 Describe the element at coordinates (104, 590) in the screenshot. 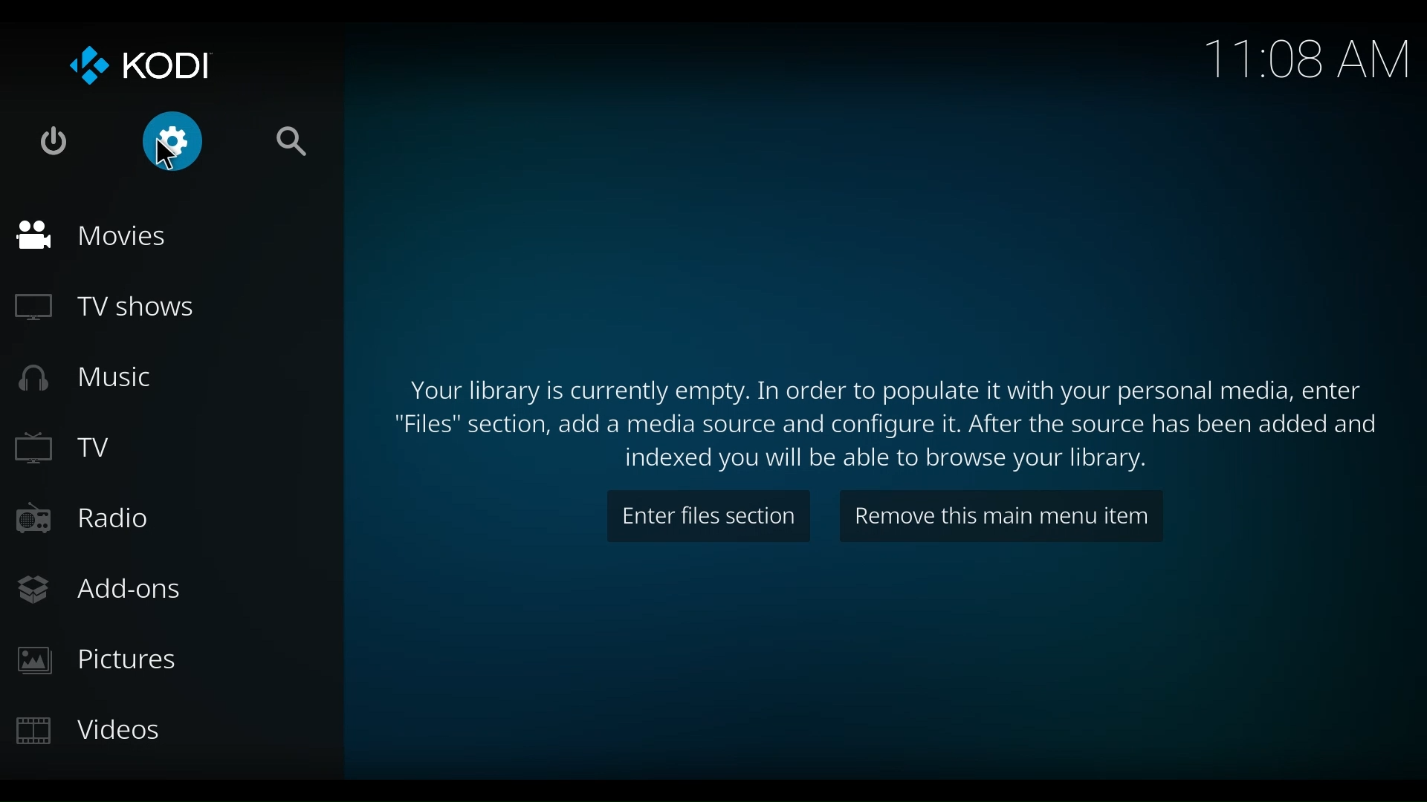

I see `Add-ons` at that location.